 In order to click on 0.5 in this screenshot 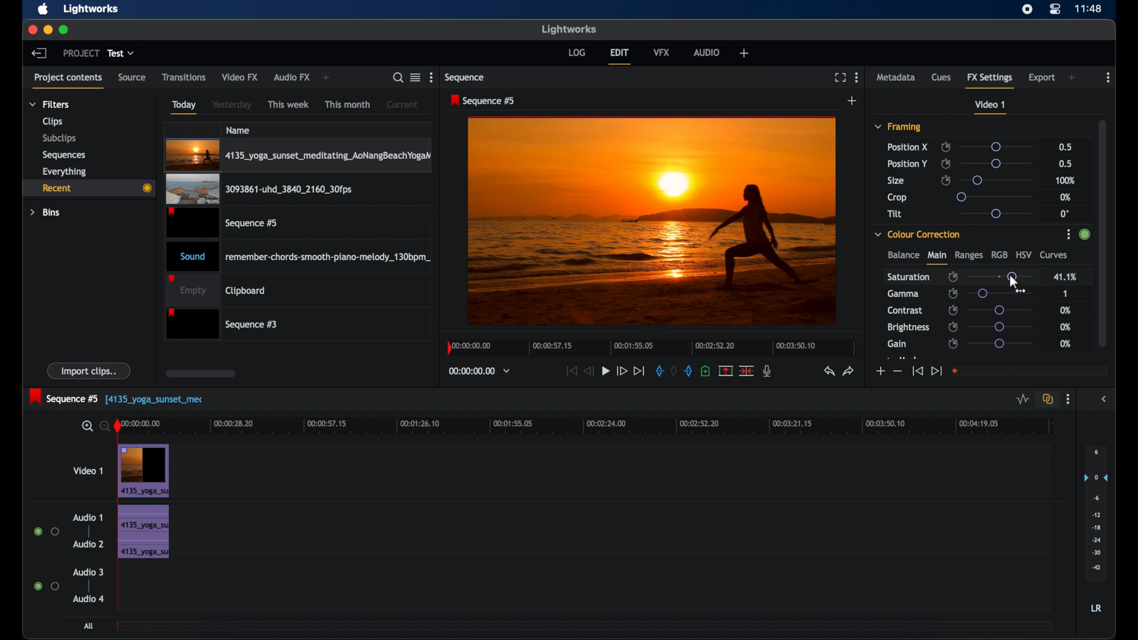, I will do `click(1065, 164)`.